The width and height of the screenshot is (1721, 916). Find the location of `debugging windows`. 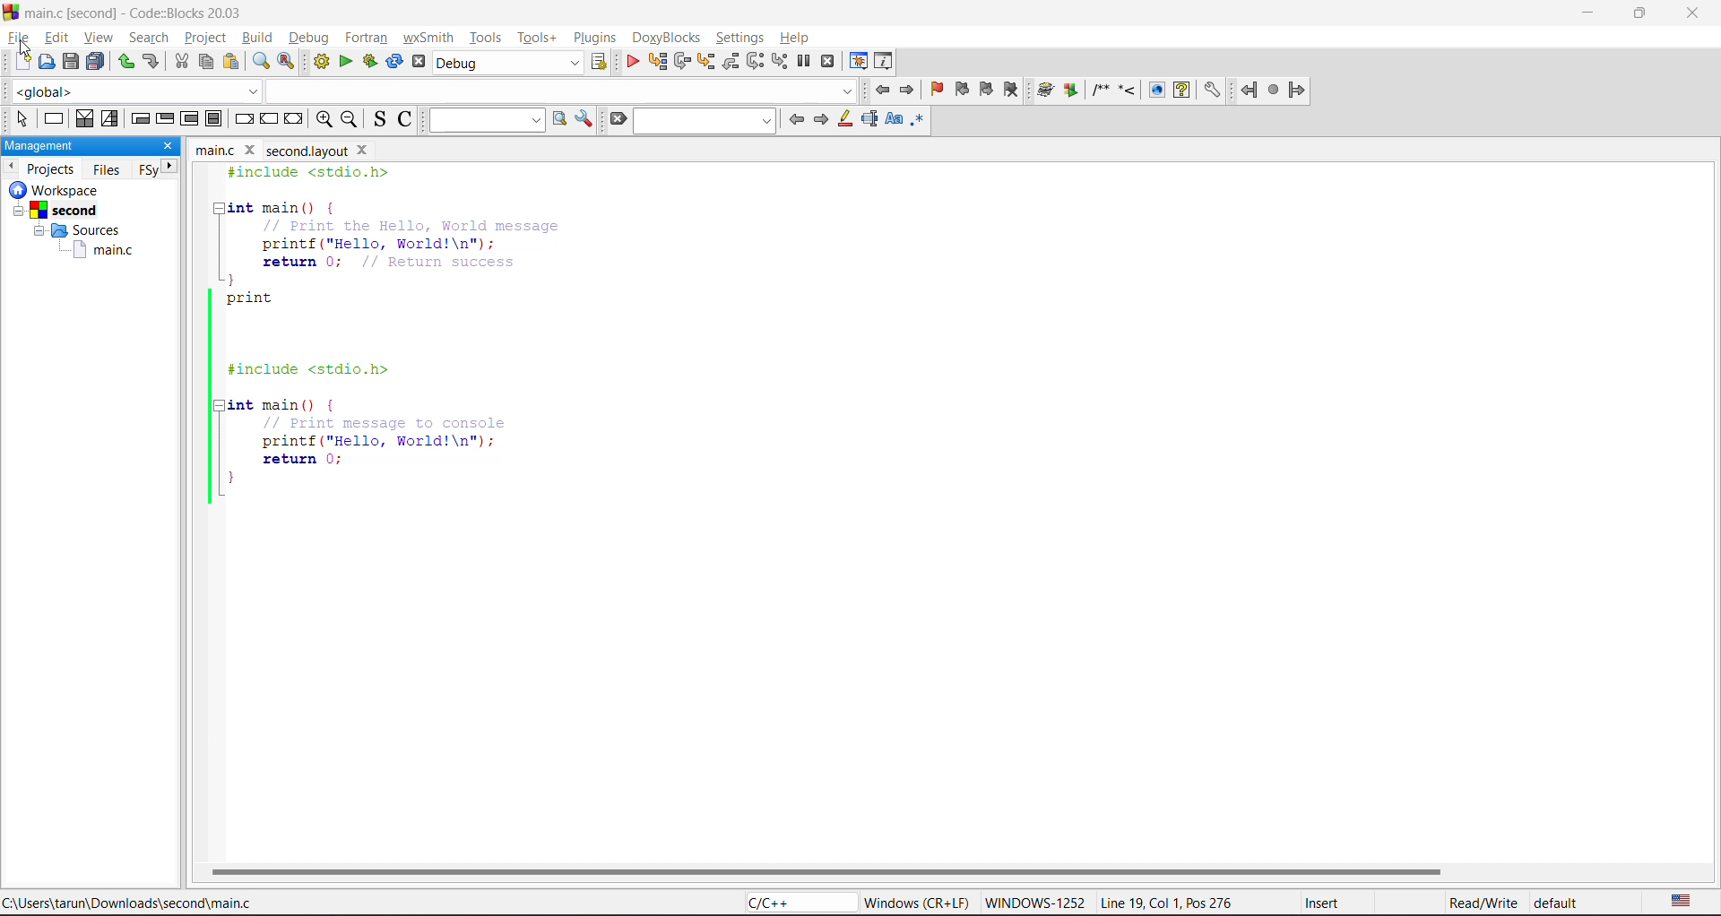

debugging windows is located at coordinates (858, 63).